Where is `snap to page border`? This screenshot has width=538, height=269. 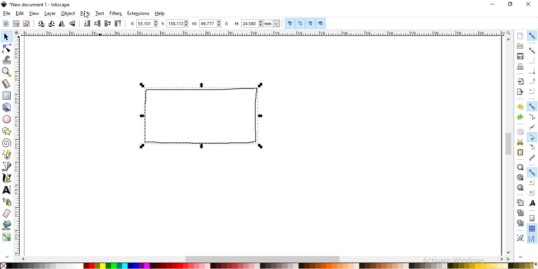 snap to page border is located at coordinates (532, 218).